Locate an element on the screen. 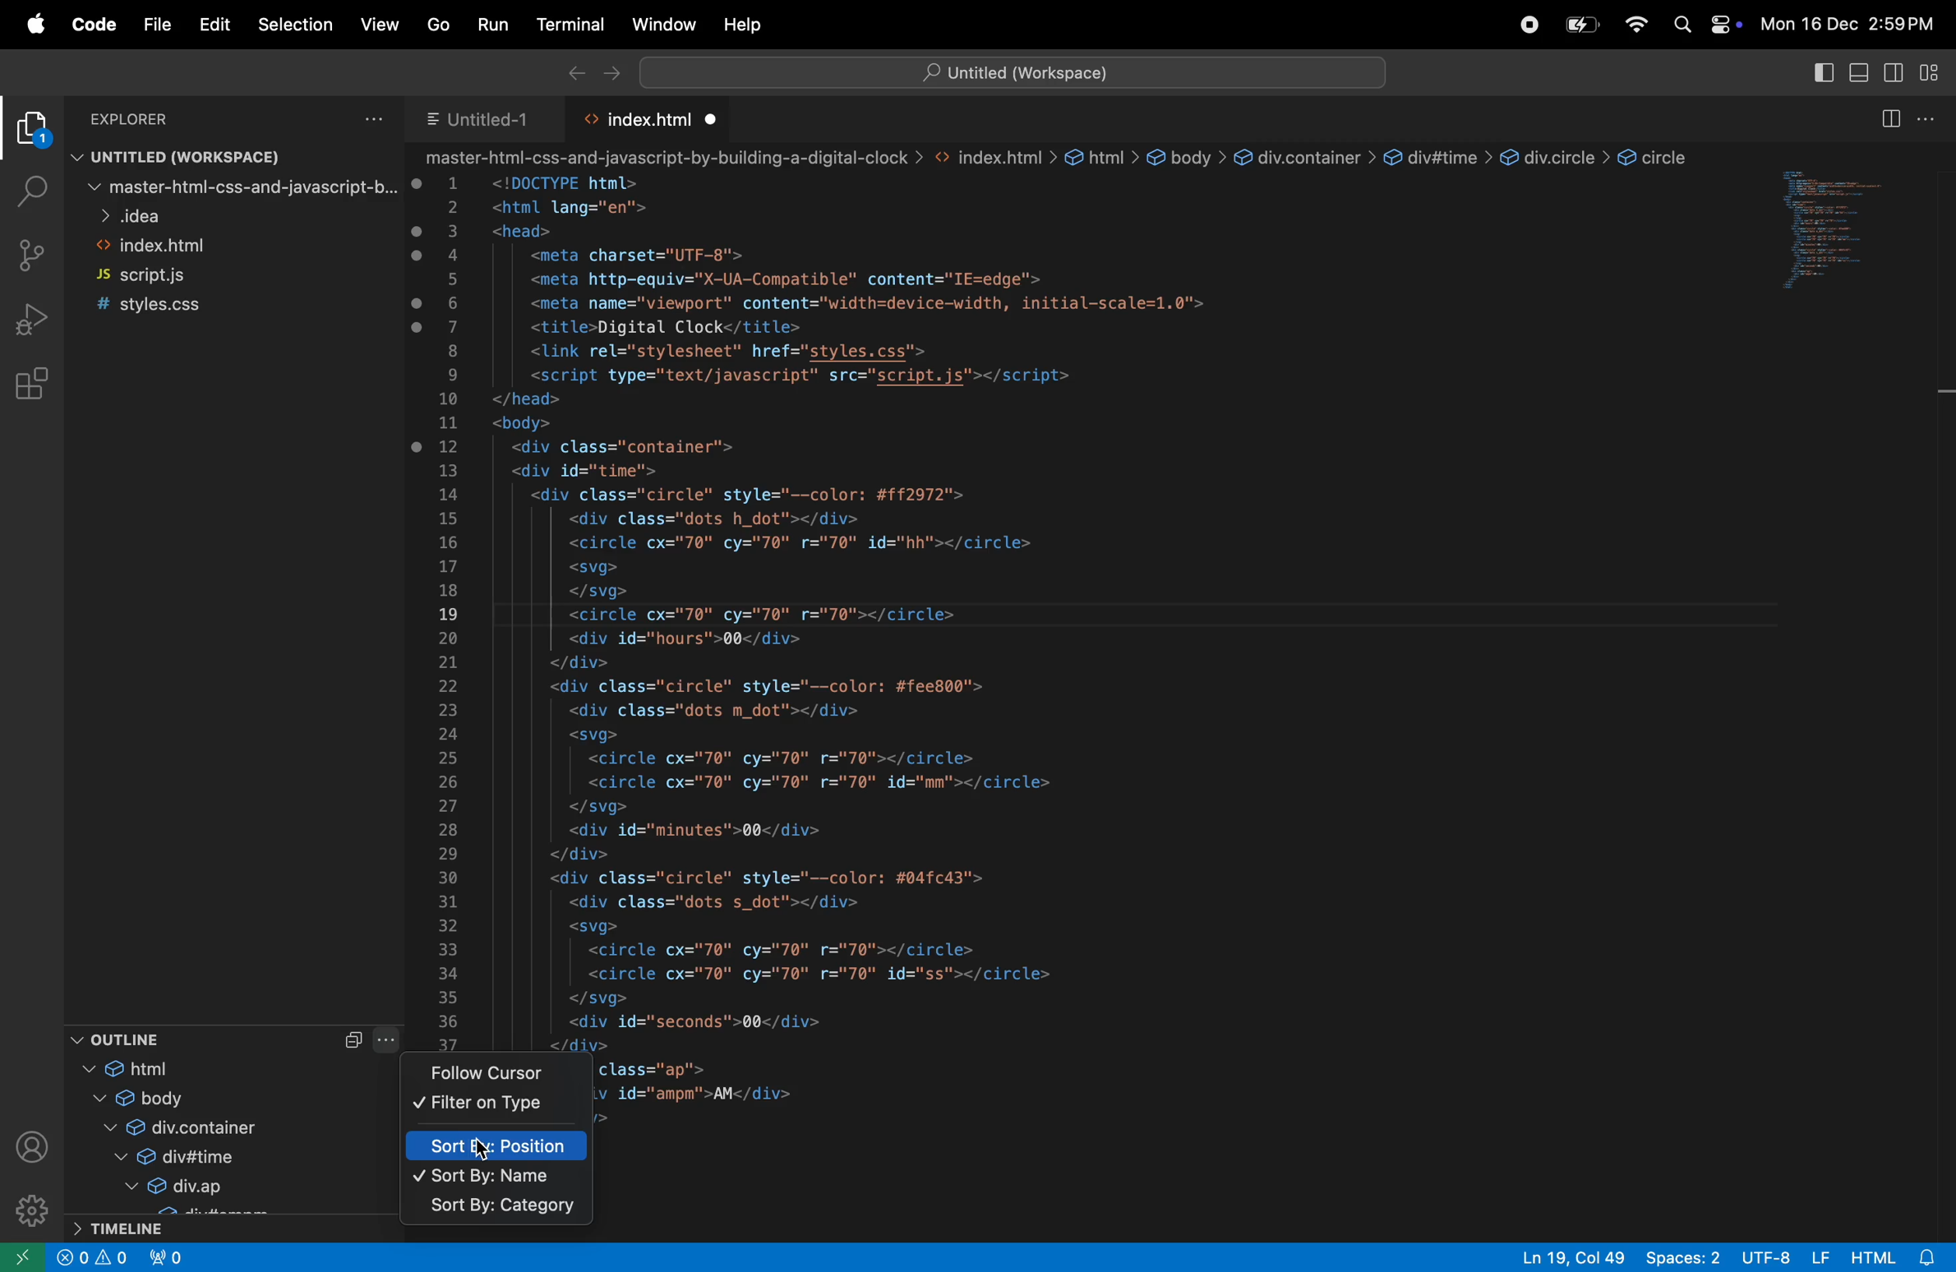 This screenshot has width=1956, height=1272. html alert is located at coordinates (1893, 1257).